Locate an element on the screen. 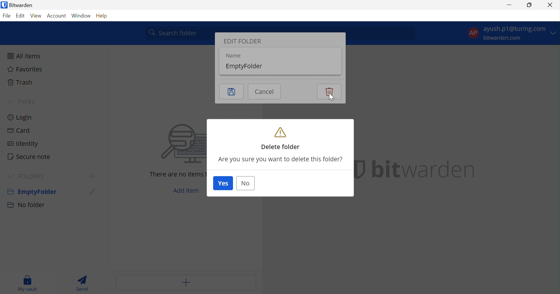  searching for file vector image is located at coordinates (174, 144).